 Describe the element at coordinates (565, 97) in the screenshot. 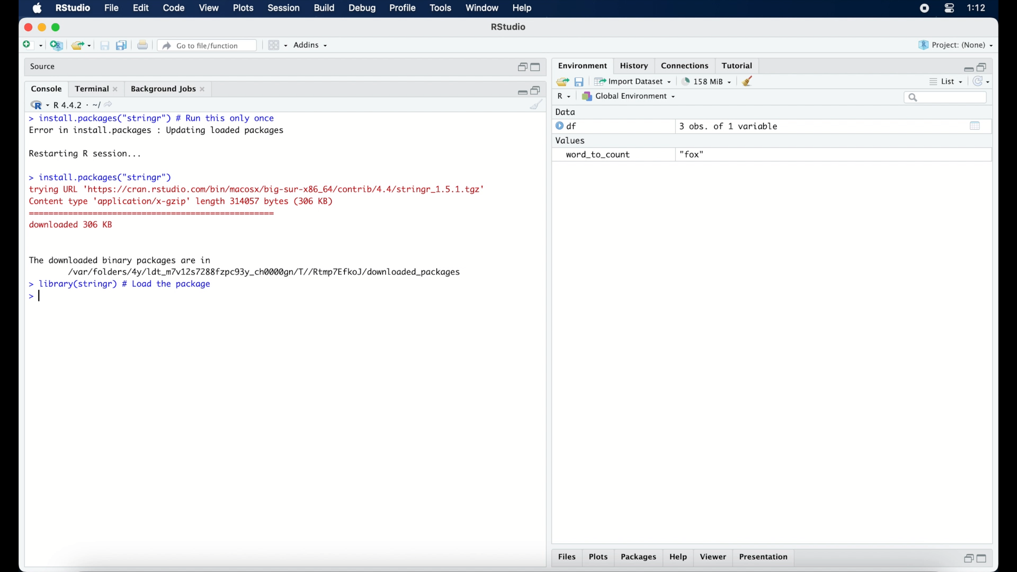

I see `R` at that location.